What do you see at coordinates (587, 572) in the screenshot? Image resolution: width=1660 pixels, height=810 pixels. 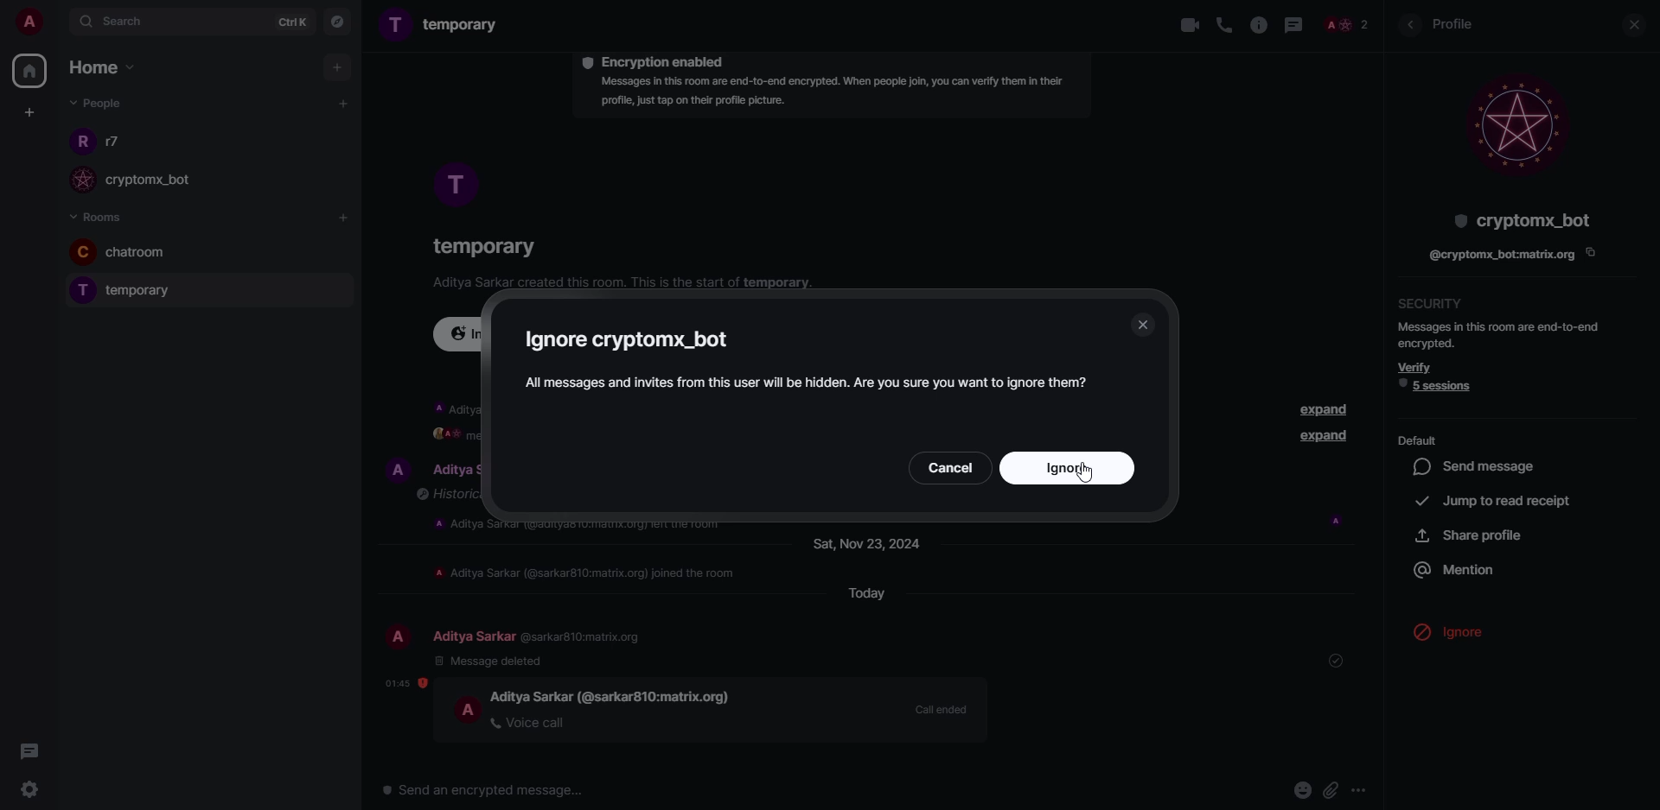 I see `info` at bounding box center [587, 572].